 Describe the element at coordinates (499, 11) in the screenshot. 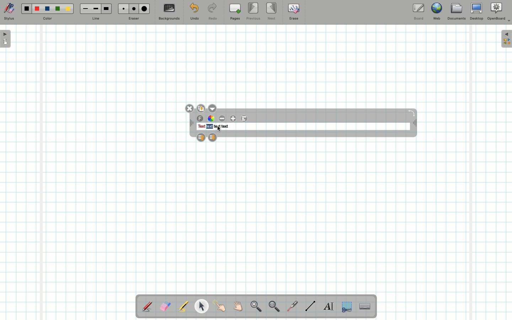

I see `OpenBoard` at that location.